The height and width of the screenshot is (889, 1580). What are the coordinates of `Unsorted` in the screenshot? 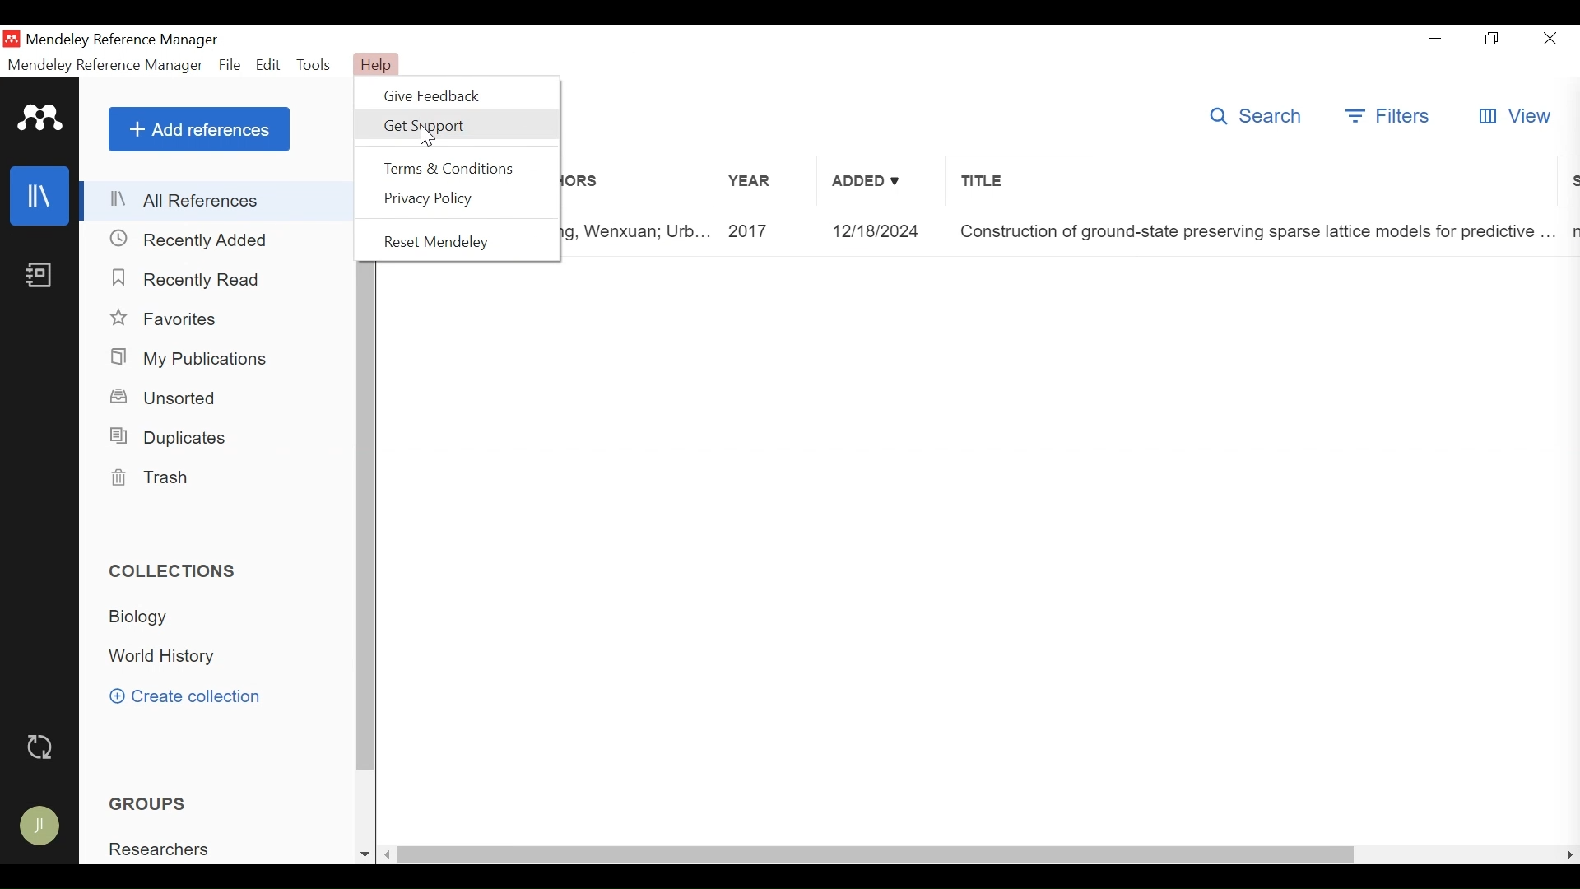 It's located at (170, 397).